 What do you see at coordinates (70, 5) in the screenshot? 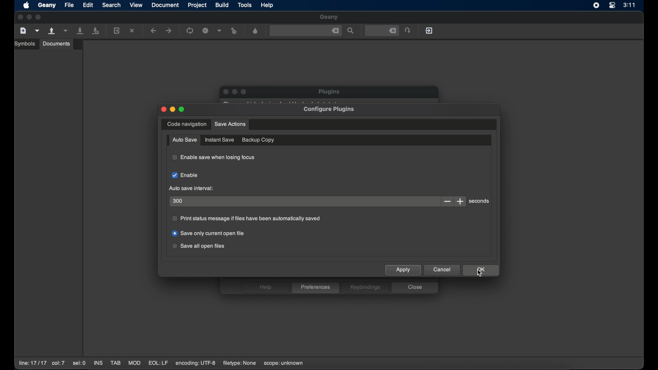
I see `file` at bounding box center [70, 5].